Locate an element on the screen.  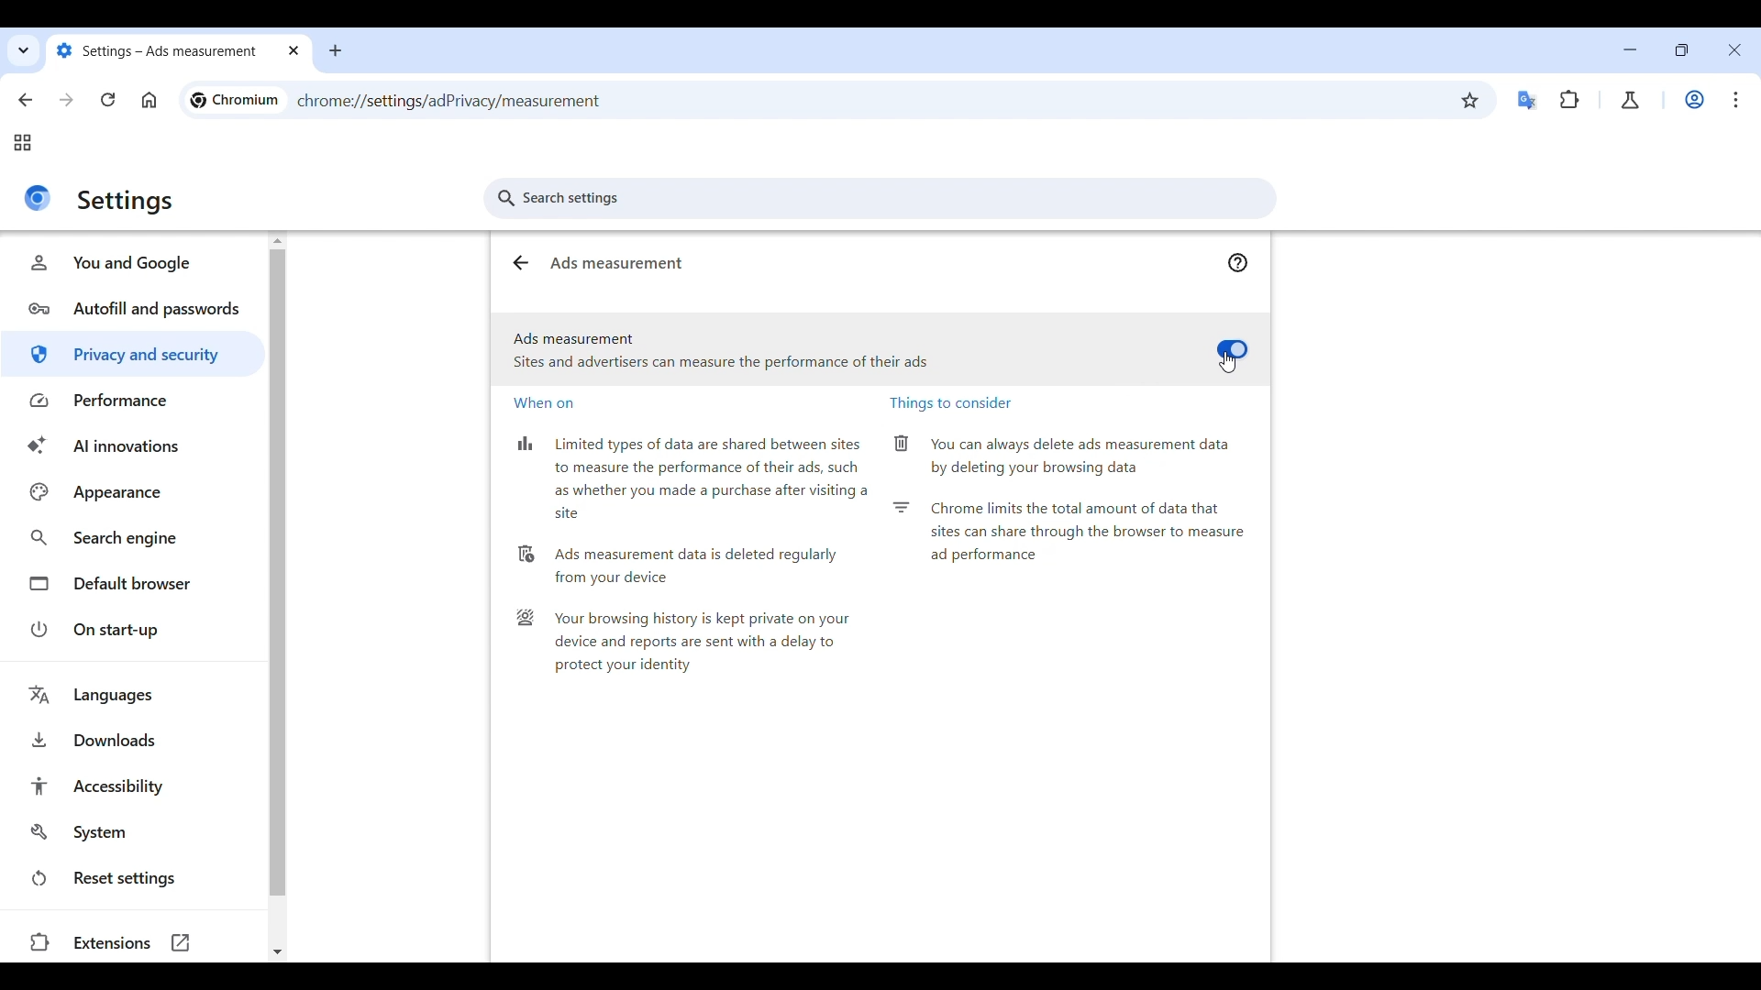
Ads measurement is located at coordinates (624, 263).